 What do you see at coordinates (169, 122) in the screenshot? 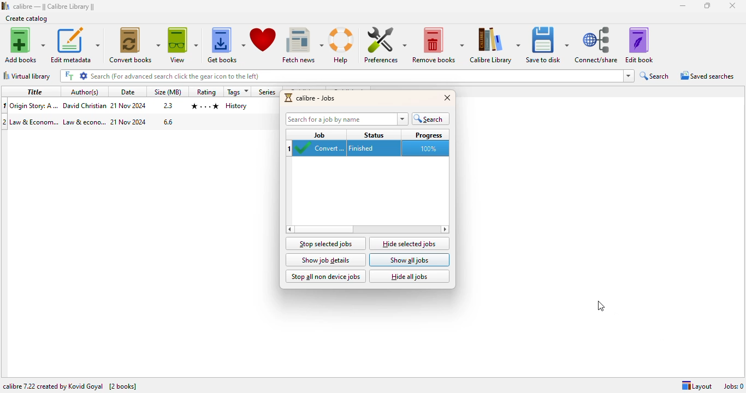
I see `6.6mbs` at bounding box center [169, 122].